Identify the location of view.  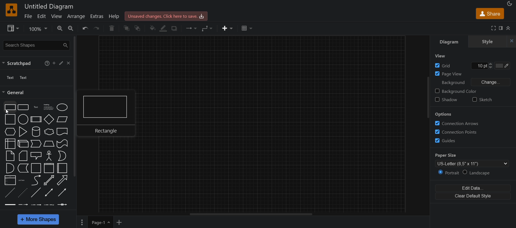
(12, 28).